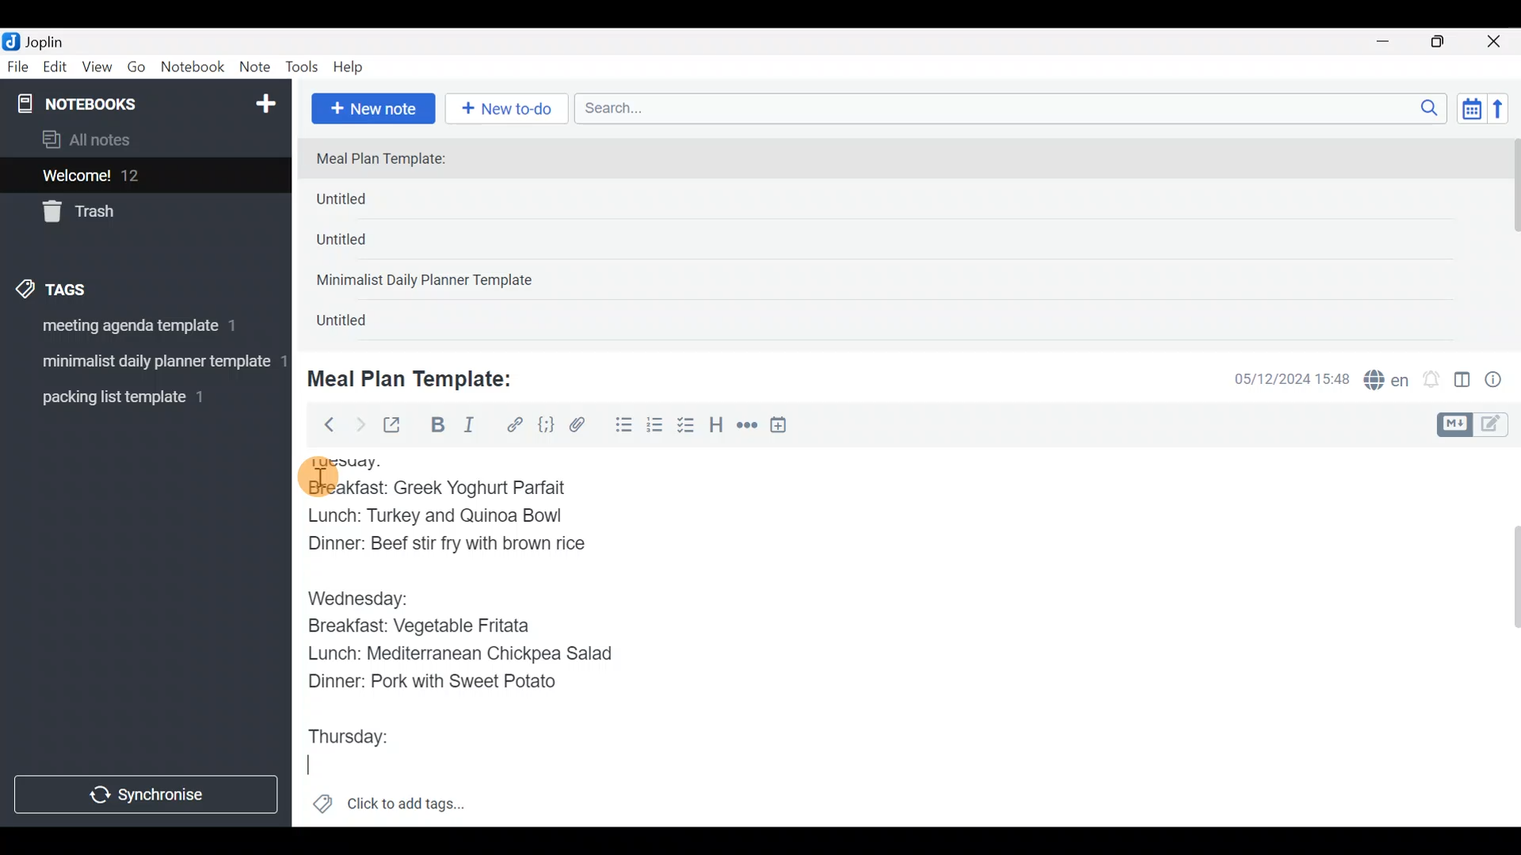  I want to click on Breakfast: Vegetable Fritata, so click(437, 626).